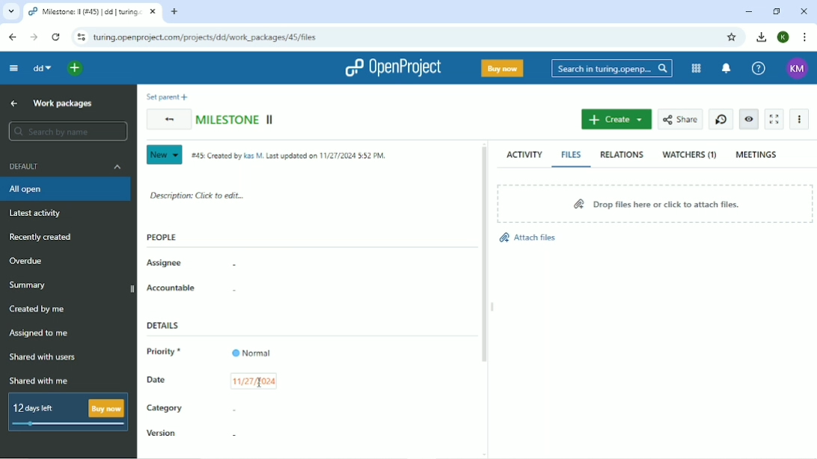  Describe the element at coordinates (616, 119) in the screenshot. I see `Create` at that location.